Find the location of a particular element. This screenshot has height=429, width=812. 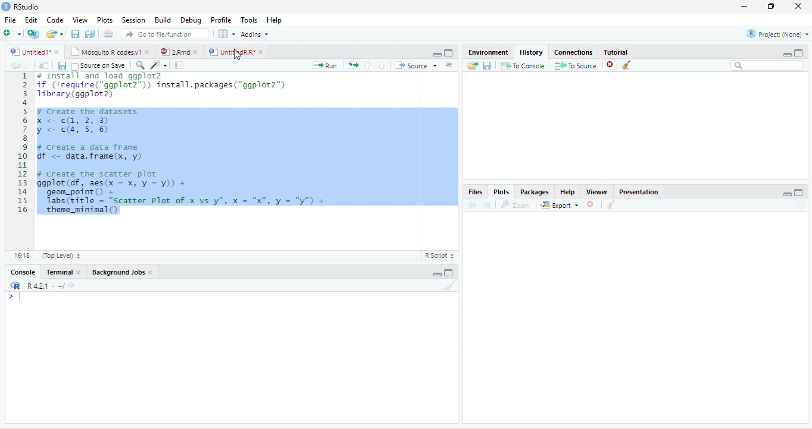

Viewer is located at coordinates (598, 191).